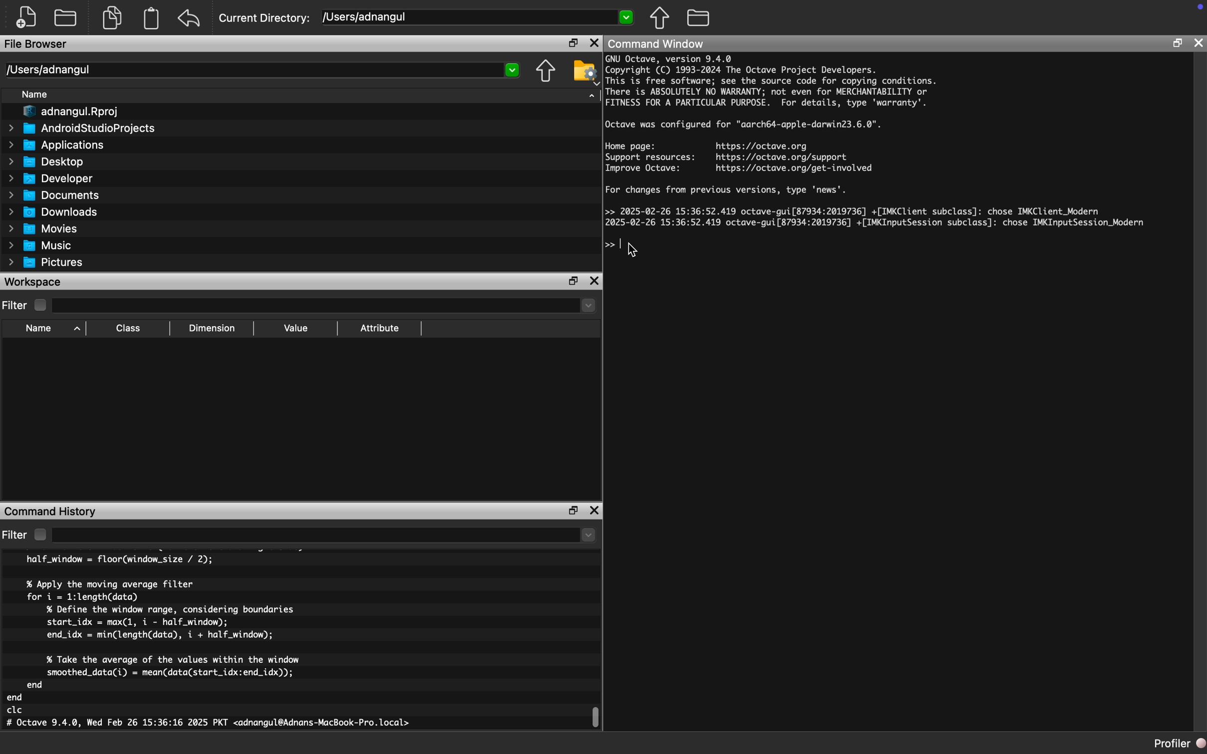 The width and height of the screenshot is (1207, 754). What do you see at coordinates (192, 18) in the screenshot?
I see `Redo` at bounding box center [192, 18].